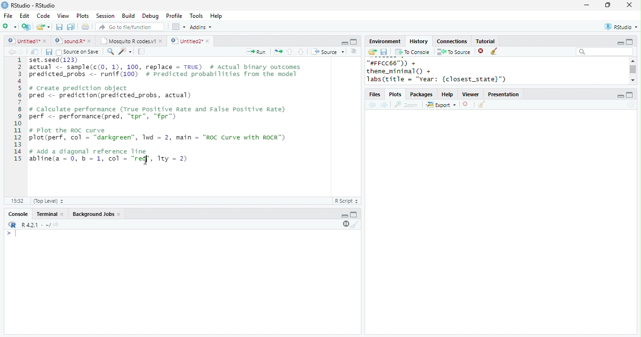  What do you see at coordinates (632, 61) in the screenshot?
I see `scroll up` at bounding box center [632, 61].